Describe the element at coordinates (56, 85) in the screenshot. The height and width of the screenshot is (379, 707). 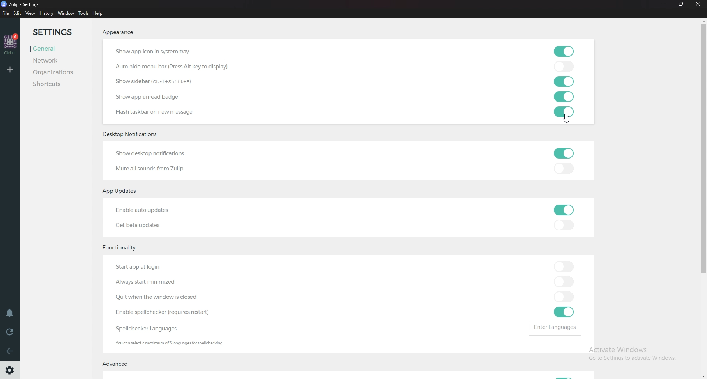
I see `Shortcuts` at that location.